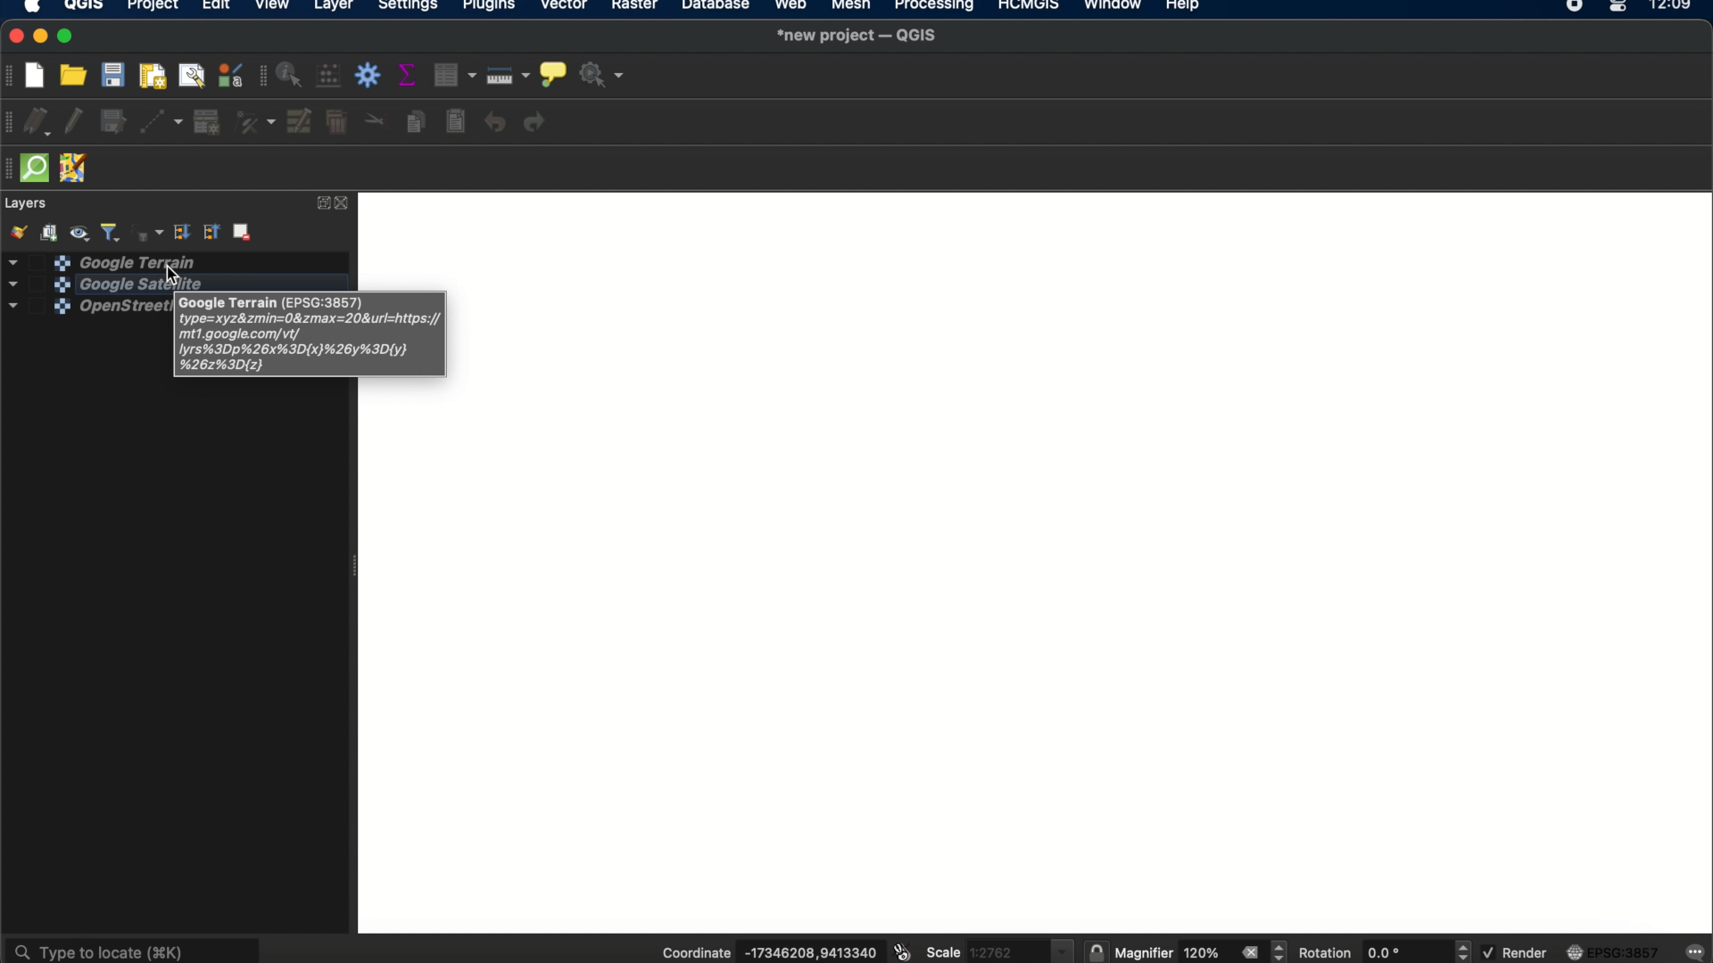 This screenshot has width=1713, height=963. I want to click on JOSM remote, so click(76, 169).